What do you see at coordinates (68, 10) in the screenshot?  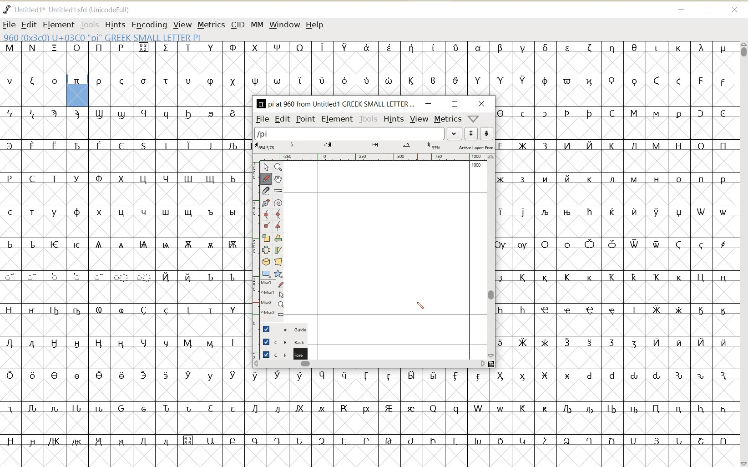 I see `FONT NAME` at bounding box center [68, 10].